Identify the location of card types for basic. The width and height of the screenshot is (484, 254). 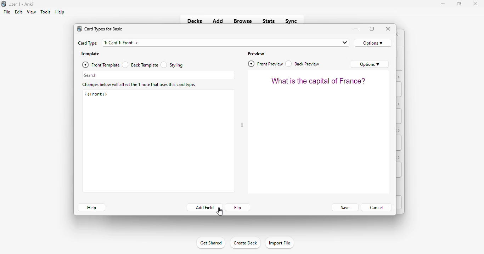
(103, 29).